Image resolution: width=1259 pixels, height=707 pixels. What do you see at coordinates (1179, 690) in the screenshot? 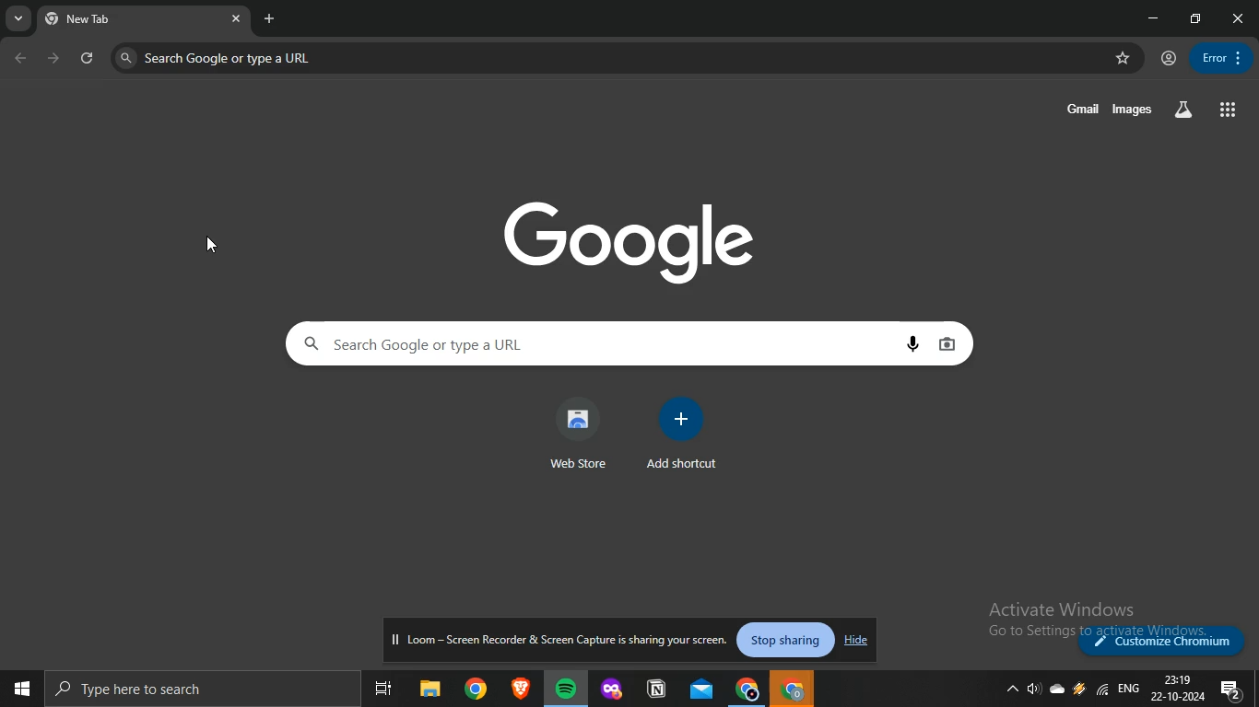
I see `23:9 22-10-2024` at bounding box center [1179, 690].